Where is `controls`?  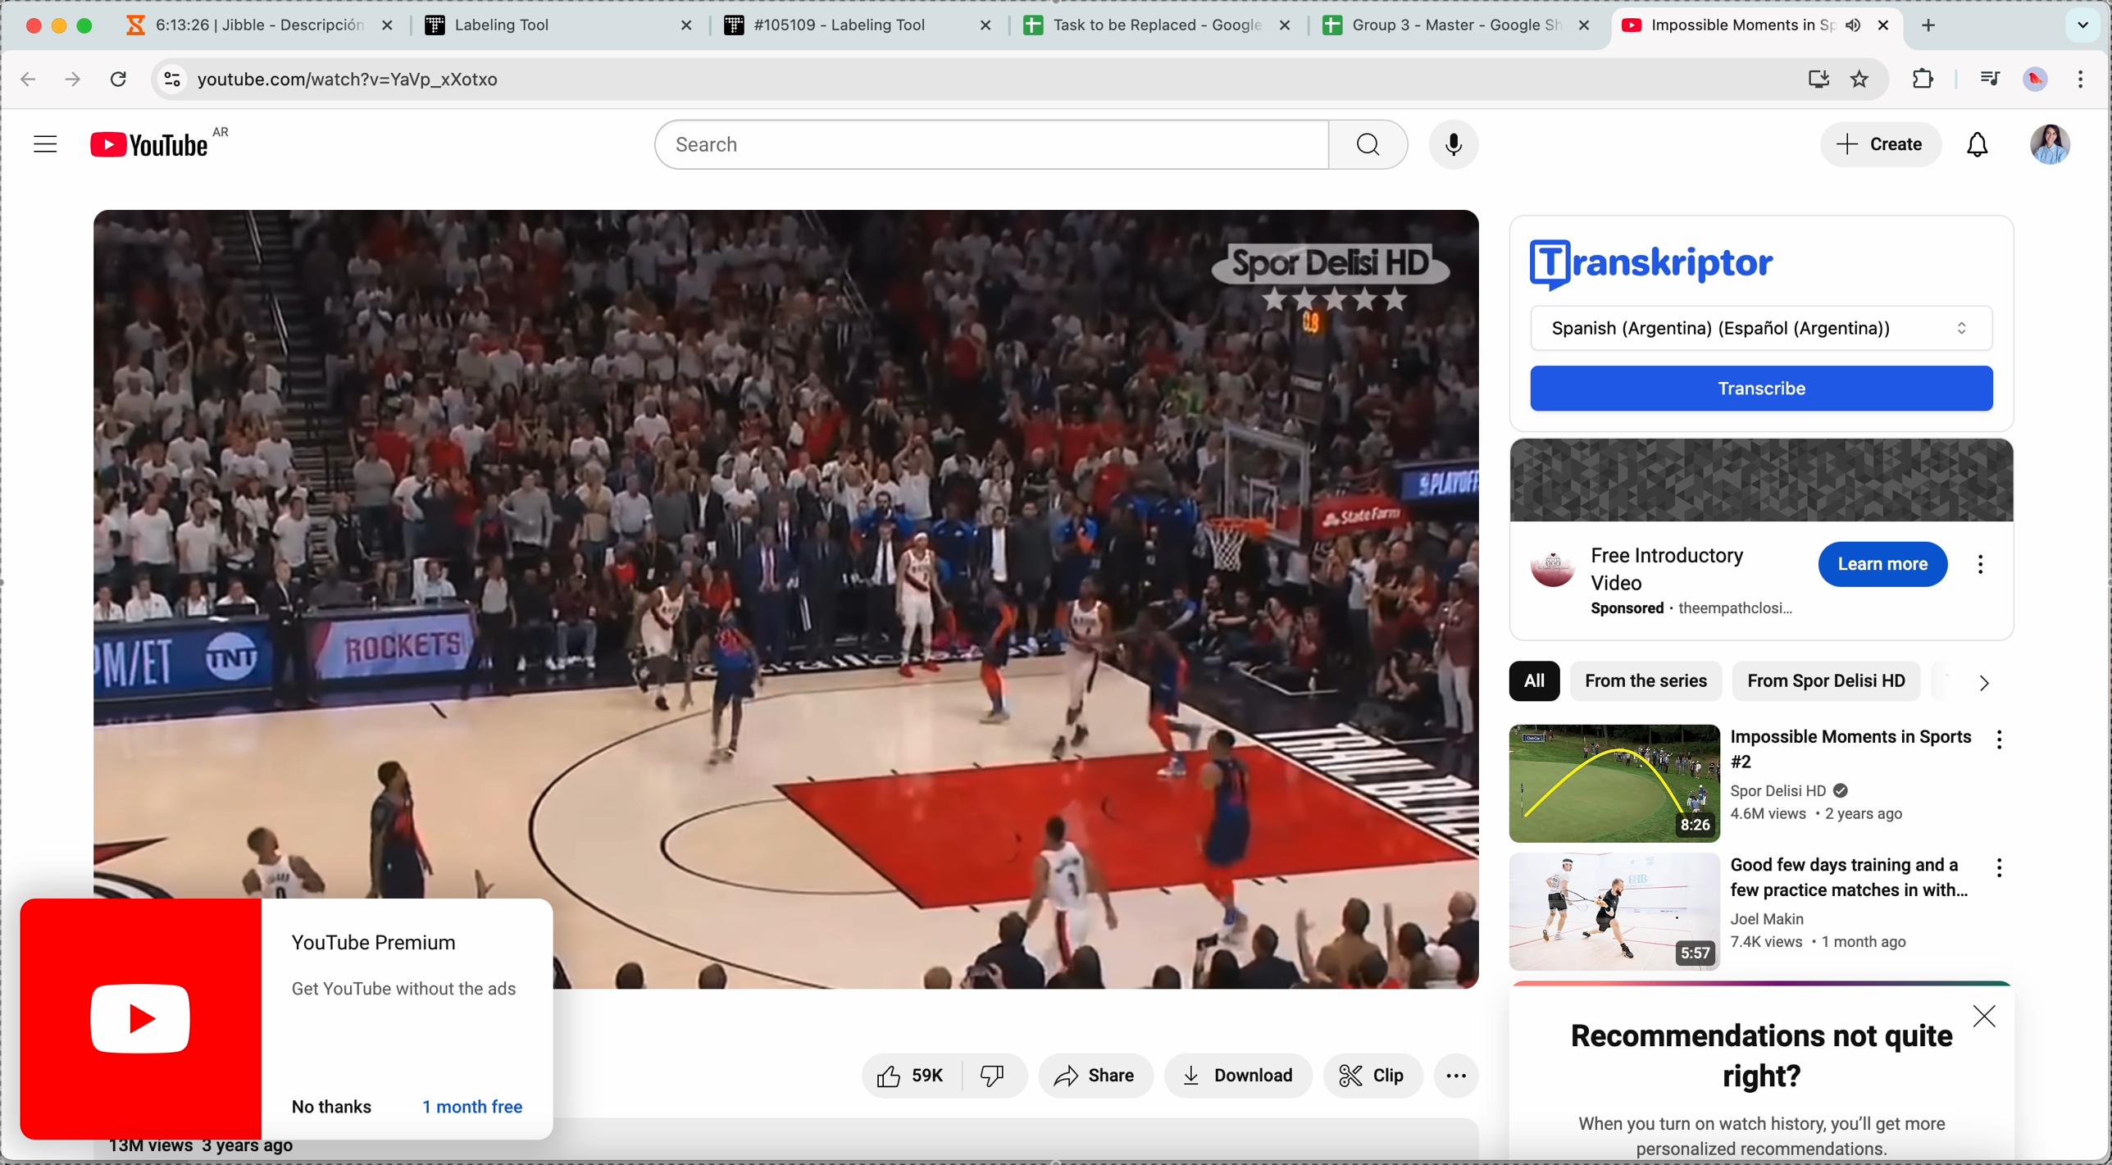
controls is located at coordinates (169, 80).